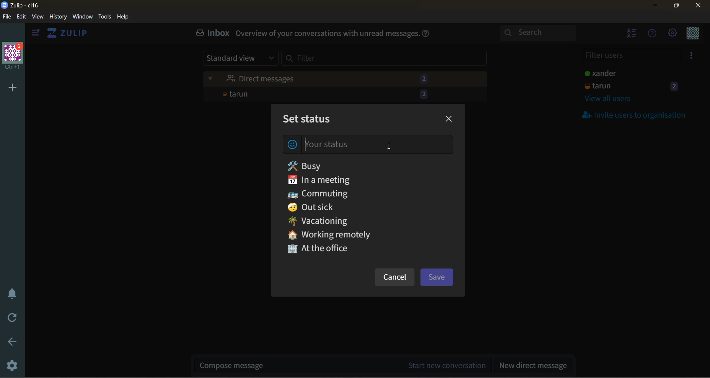 Image resolution: width=710 pixels, height=378 pixels. I want to click on save, so click(438, 277).